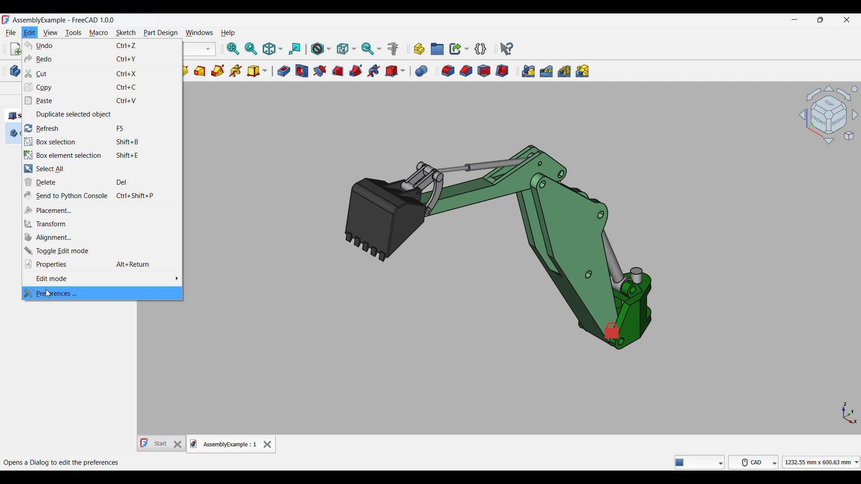 This screenshot has width=861, height=484. Describe the element at coordinates (102, 238) in the screenshot. I see `Alignment` at that location.